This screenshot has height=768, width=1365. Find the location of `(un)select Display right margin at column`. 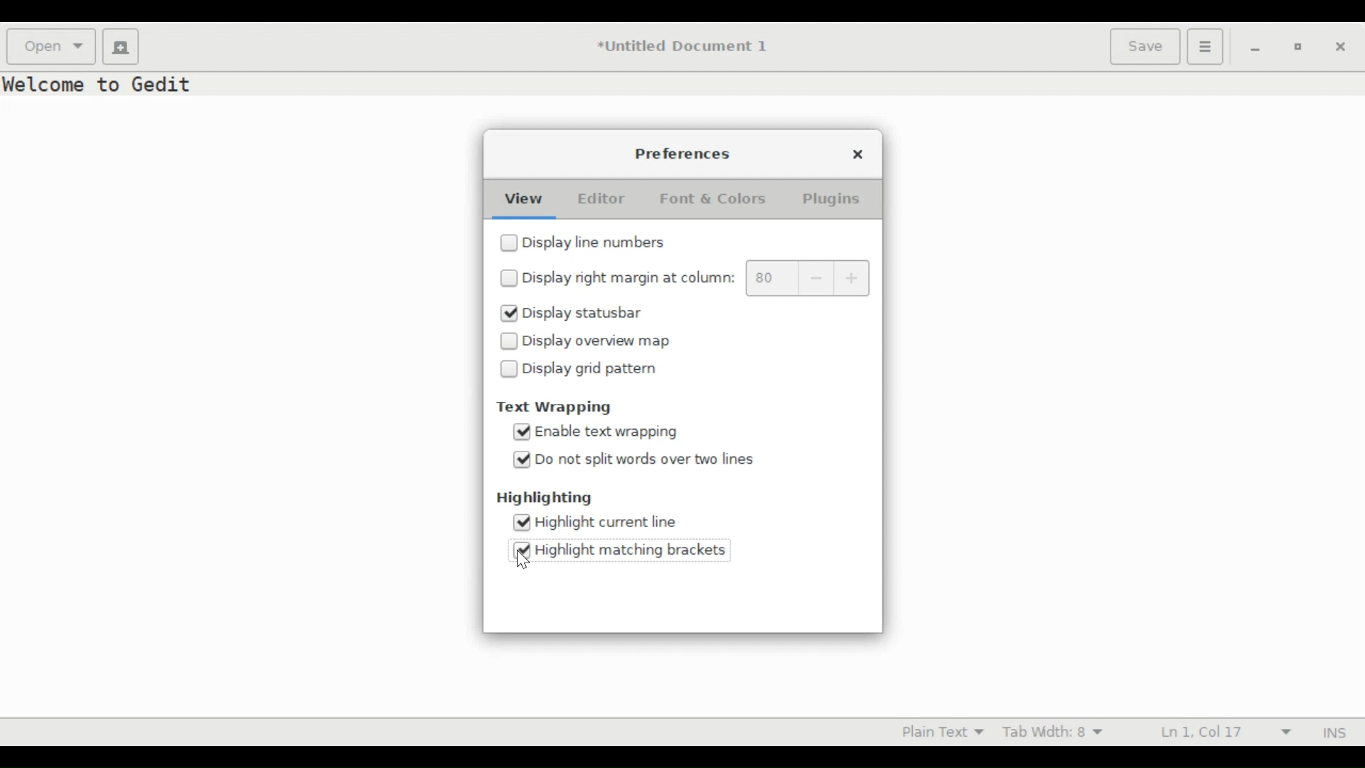

(un)select Display right margin at column is located at coordinates (630, 277).